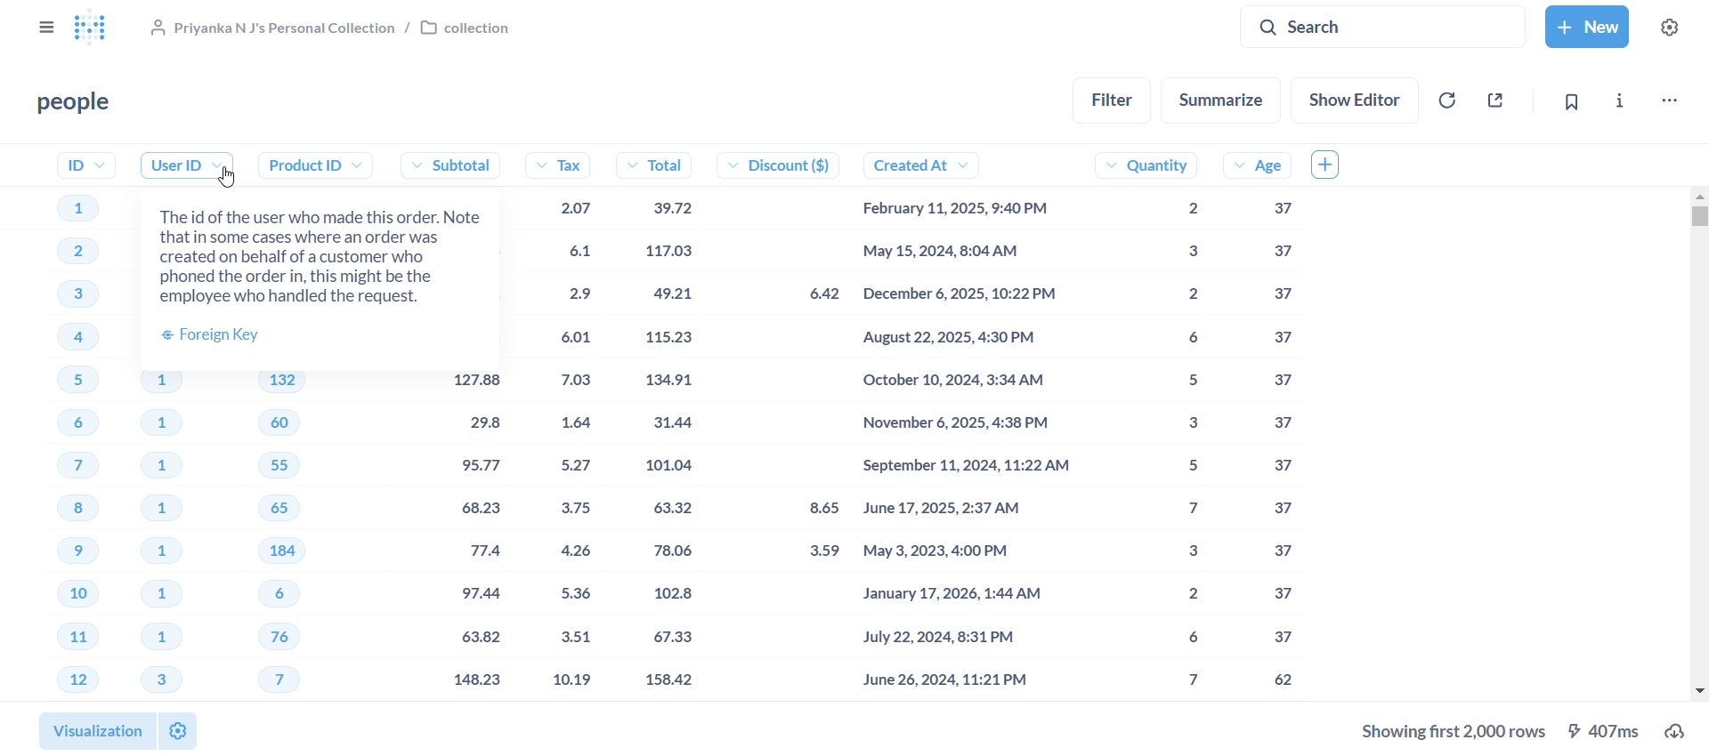 This screenshot has width=1709, height=756. What do you see at coordinates (1674, 26) in the screenshot?
I see `settings` at bounding box center [1674, 26].